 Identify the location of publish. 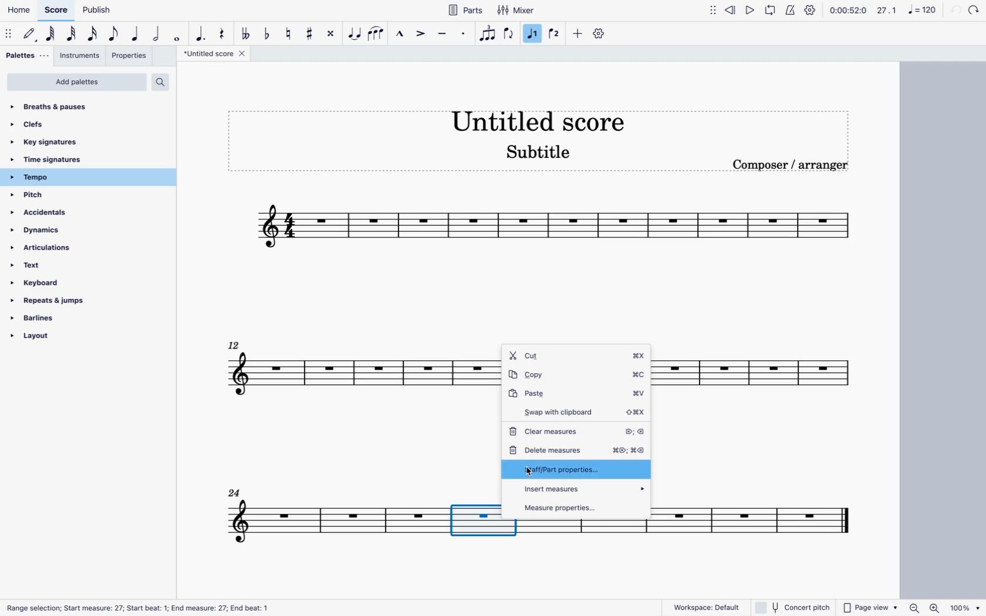
(96, 11).